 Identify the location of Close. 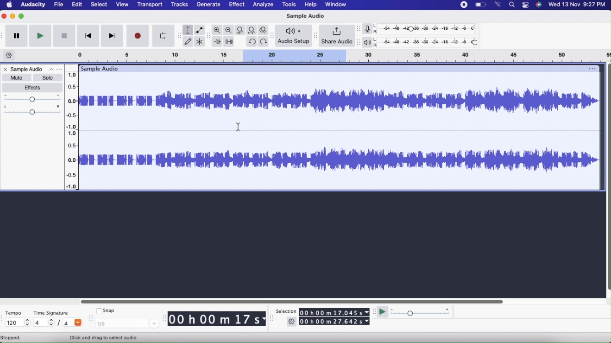
(5, 70).